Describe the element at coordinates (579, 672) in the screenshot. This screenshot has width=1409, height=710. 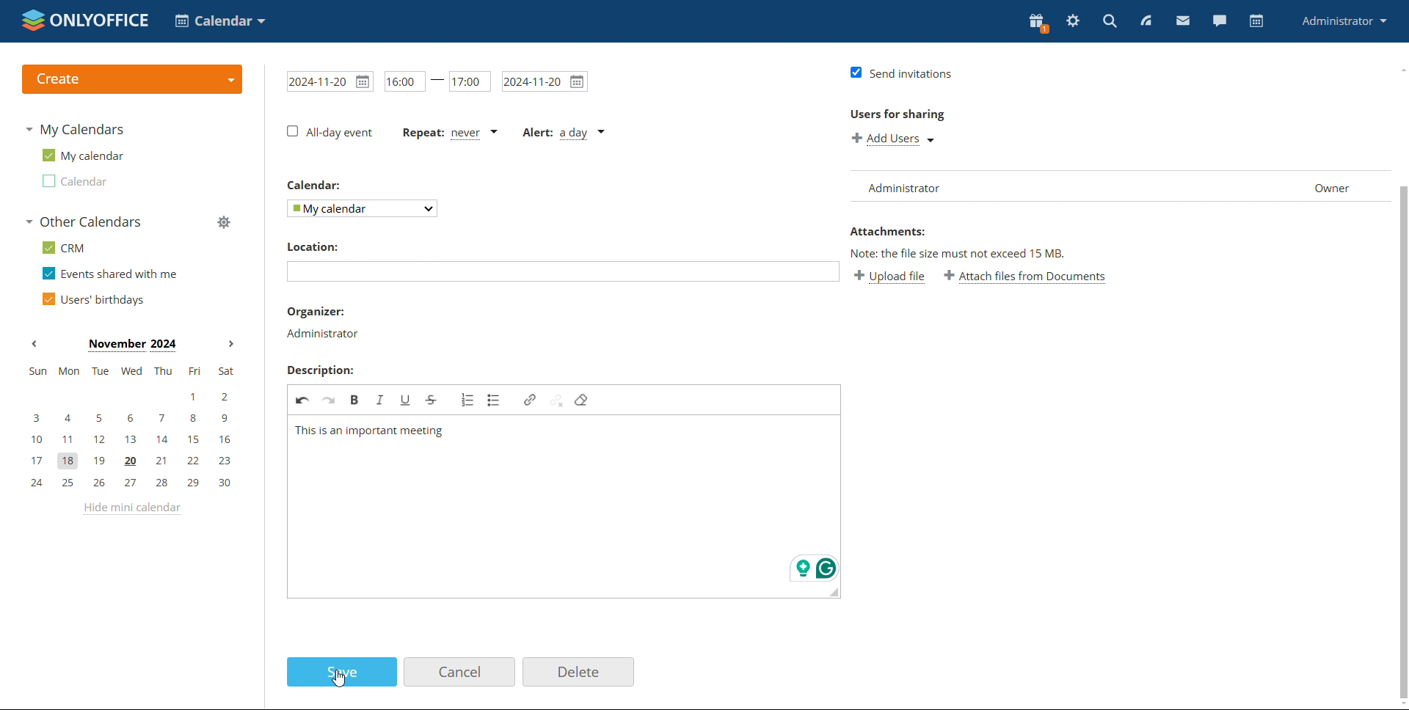
I see `delete` at that location.